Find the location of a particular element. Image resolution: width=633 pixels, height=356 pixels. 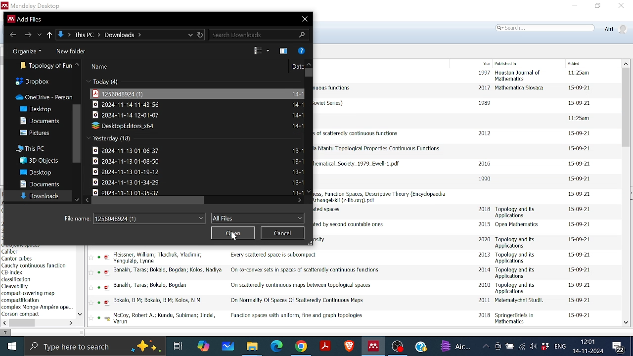

Title is located at coordinates (295, 315).